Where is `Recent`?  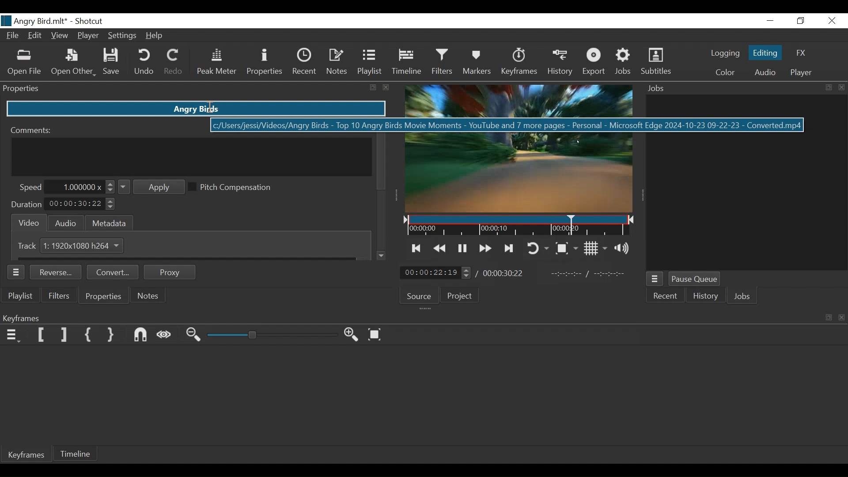
Recent is located at coordinates (305, 62).